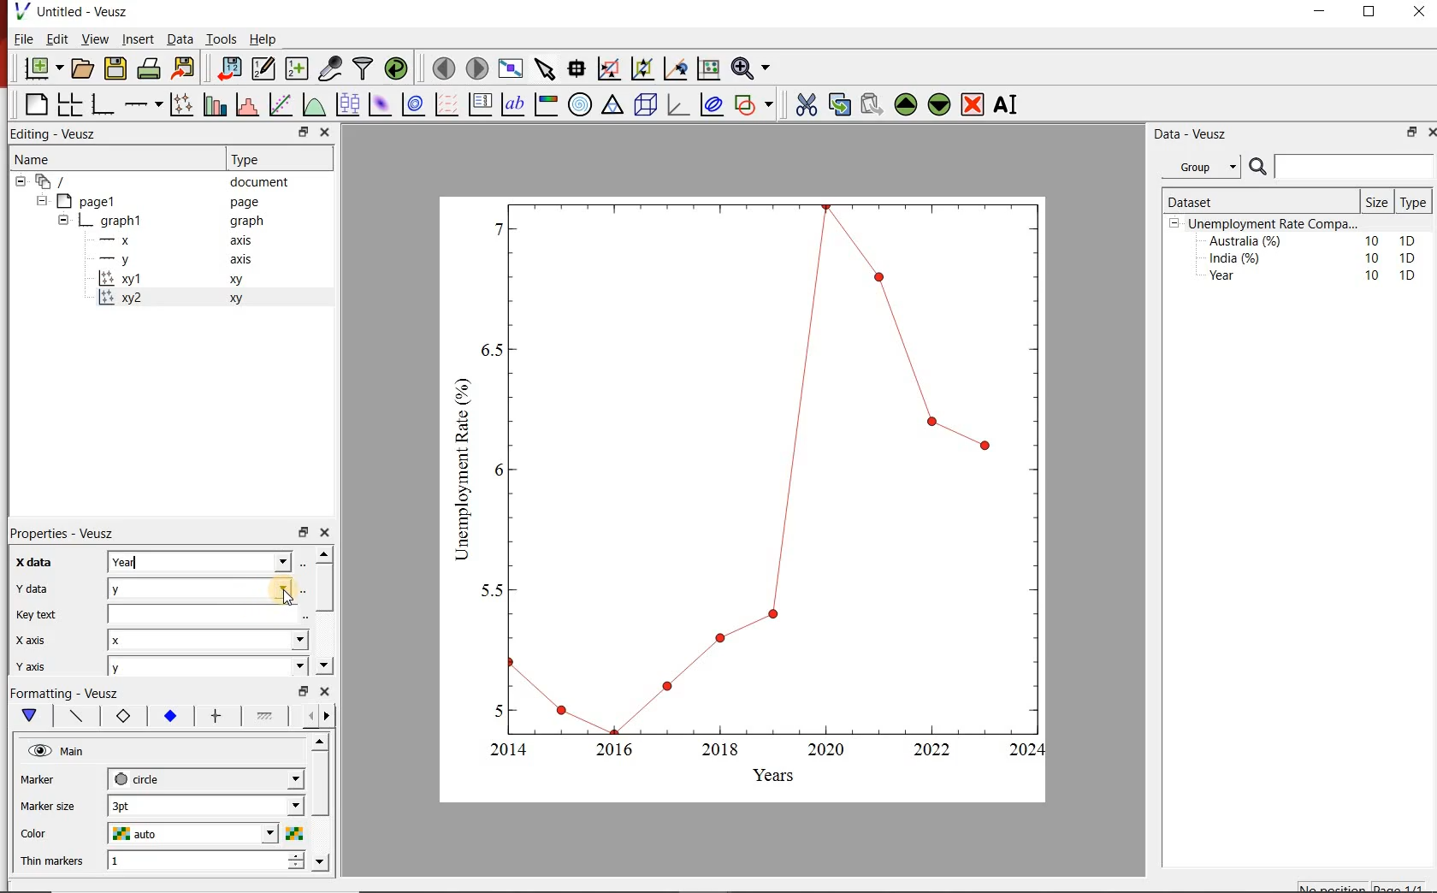 This screenshot has width=1437, height=893. Describe the element at coordinates (332, 68) in the screenshot. I see `caputure remote data` at that location.